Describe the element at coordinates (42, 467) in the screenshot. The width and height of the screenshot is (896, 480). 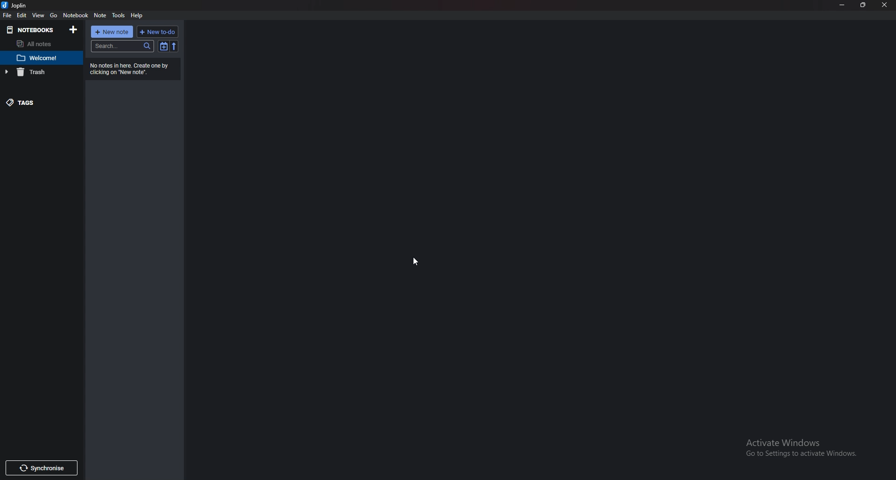
I see `Synchronize` at that location.